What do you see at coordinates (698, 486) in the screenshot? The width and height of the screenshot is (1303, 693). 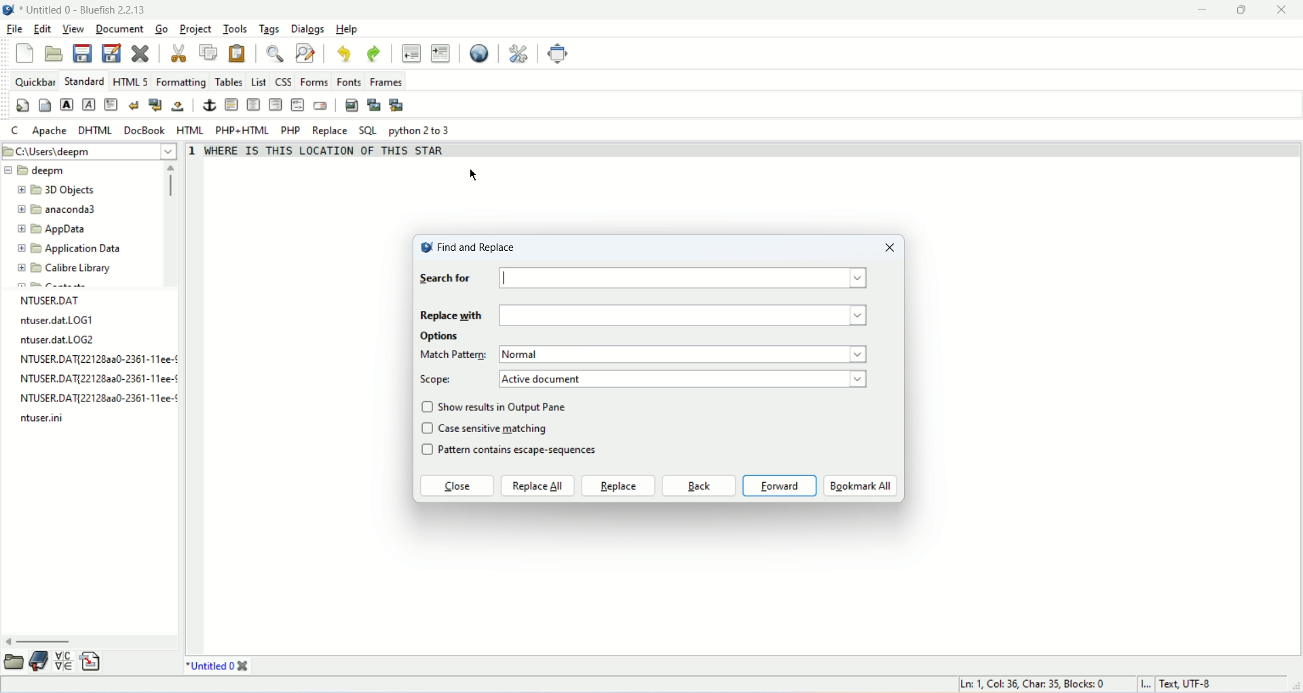 I see `back` at bounding box center [698, 486].